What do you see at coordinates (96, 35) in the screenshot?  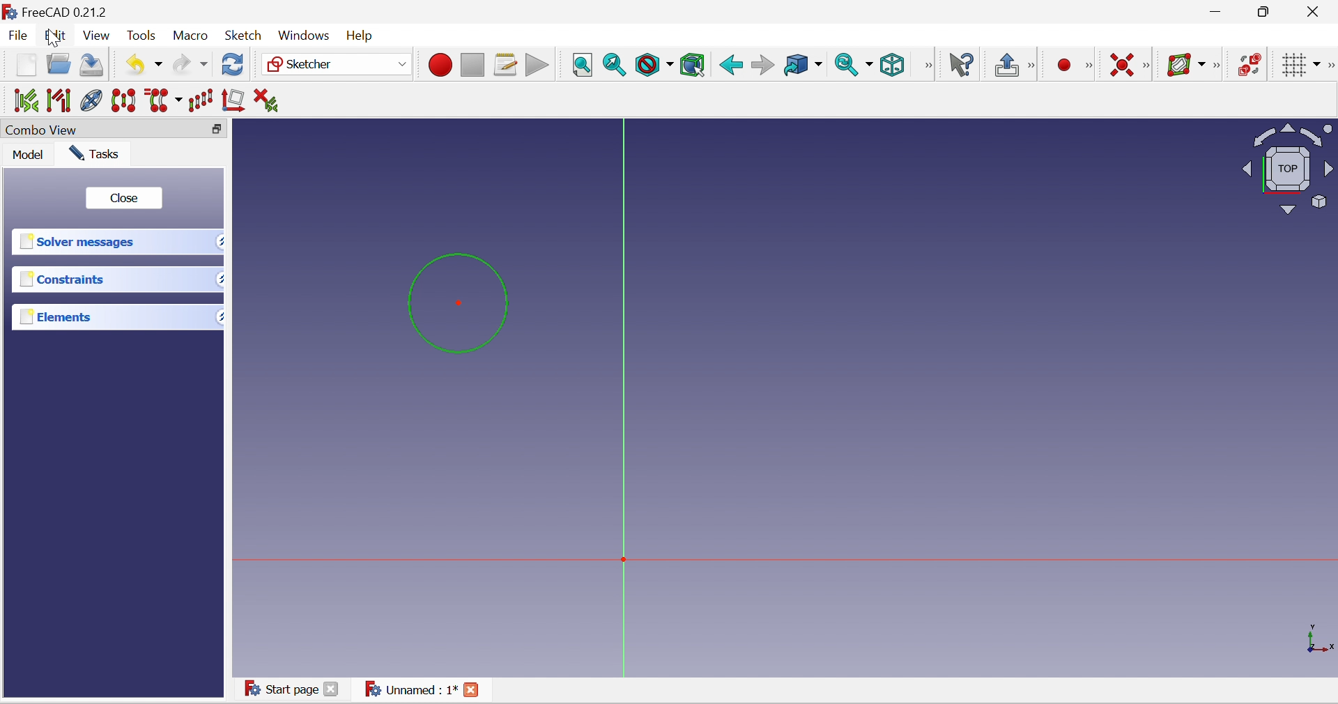 I see `View` at bounding box center [96, 35].